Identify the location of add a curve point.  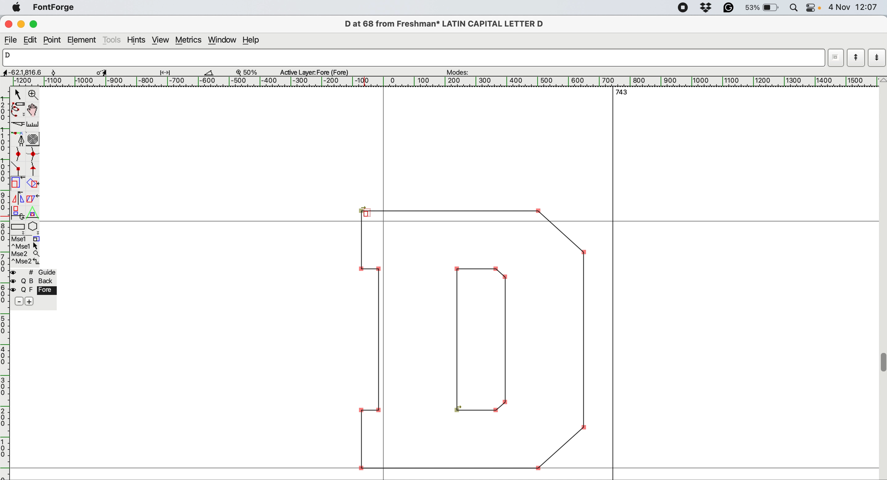
(17, 155).